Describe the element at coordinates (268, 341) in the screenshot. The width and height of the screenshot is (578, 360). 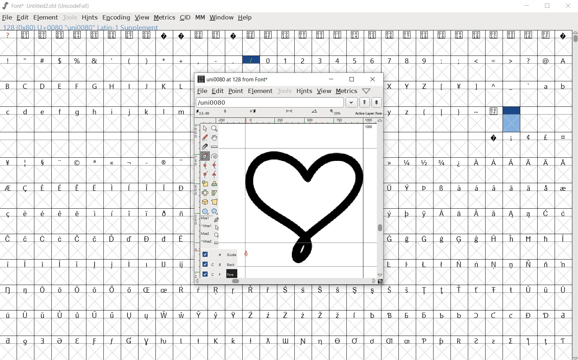
I see `glyph` at that location.